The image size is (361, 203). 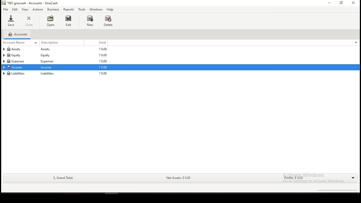 What do you see at coordinates (69, 10) in the screenshot?
I see `reports` at bounding box center [69, 10].